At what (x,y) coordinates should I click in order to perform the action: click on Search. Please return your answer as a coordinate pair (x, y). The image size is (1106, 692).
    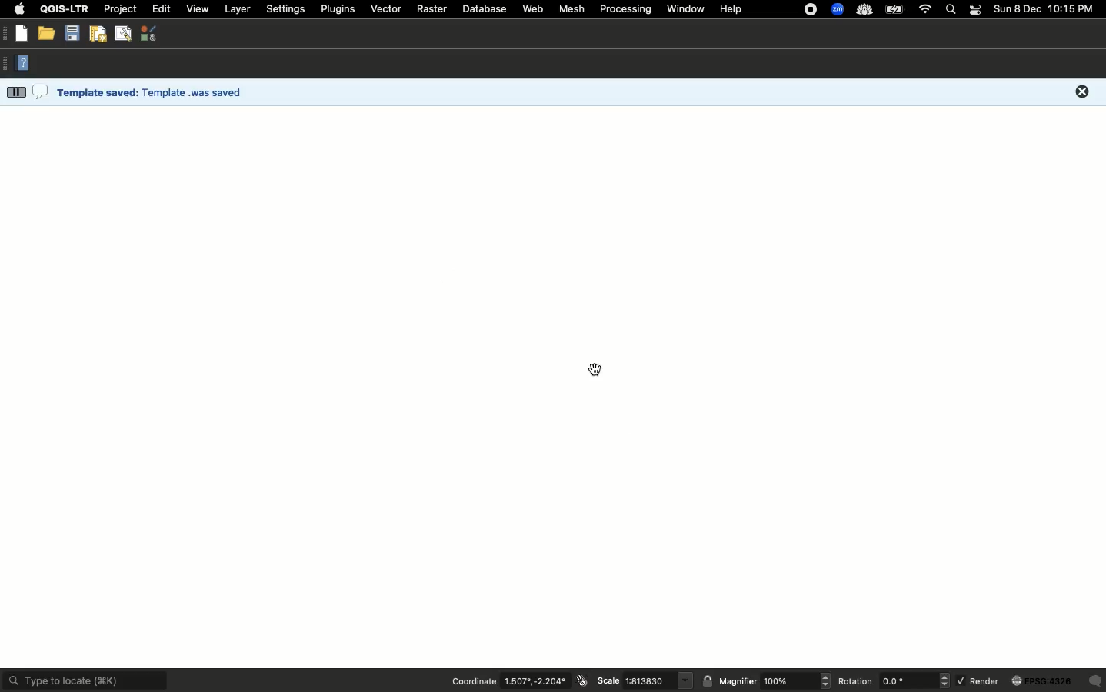
    Looking at the image, I should click on (952, 10).